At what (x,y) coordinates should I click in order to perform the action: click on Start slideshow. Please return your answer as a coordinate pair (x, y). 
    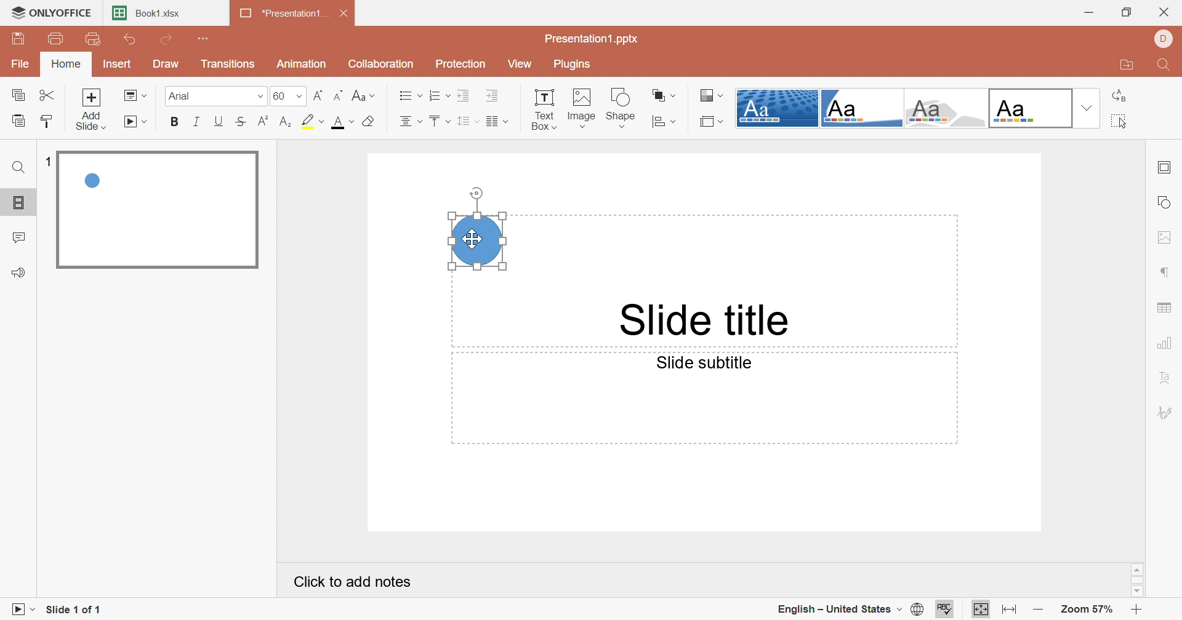
    Looking at the image, I should click on (137, 122).